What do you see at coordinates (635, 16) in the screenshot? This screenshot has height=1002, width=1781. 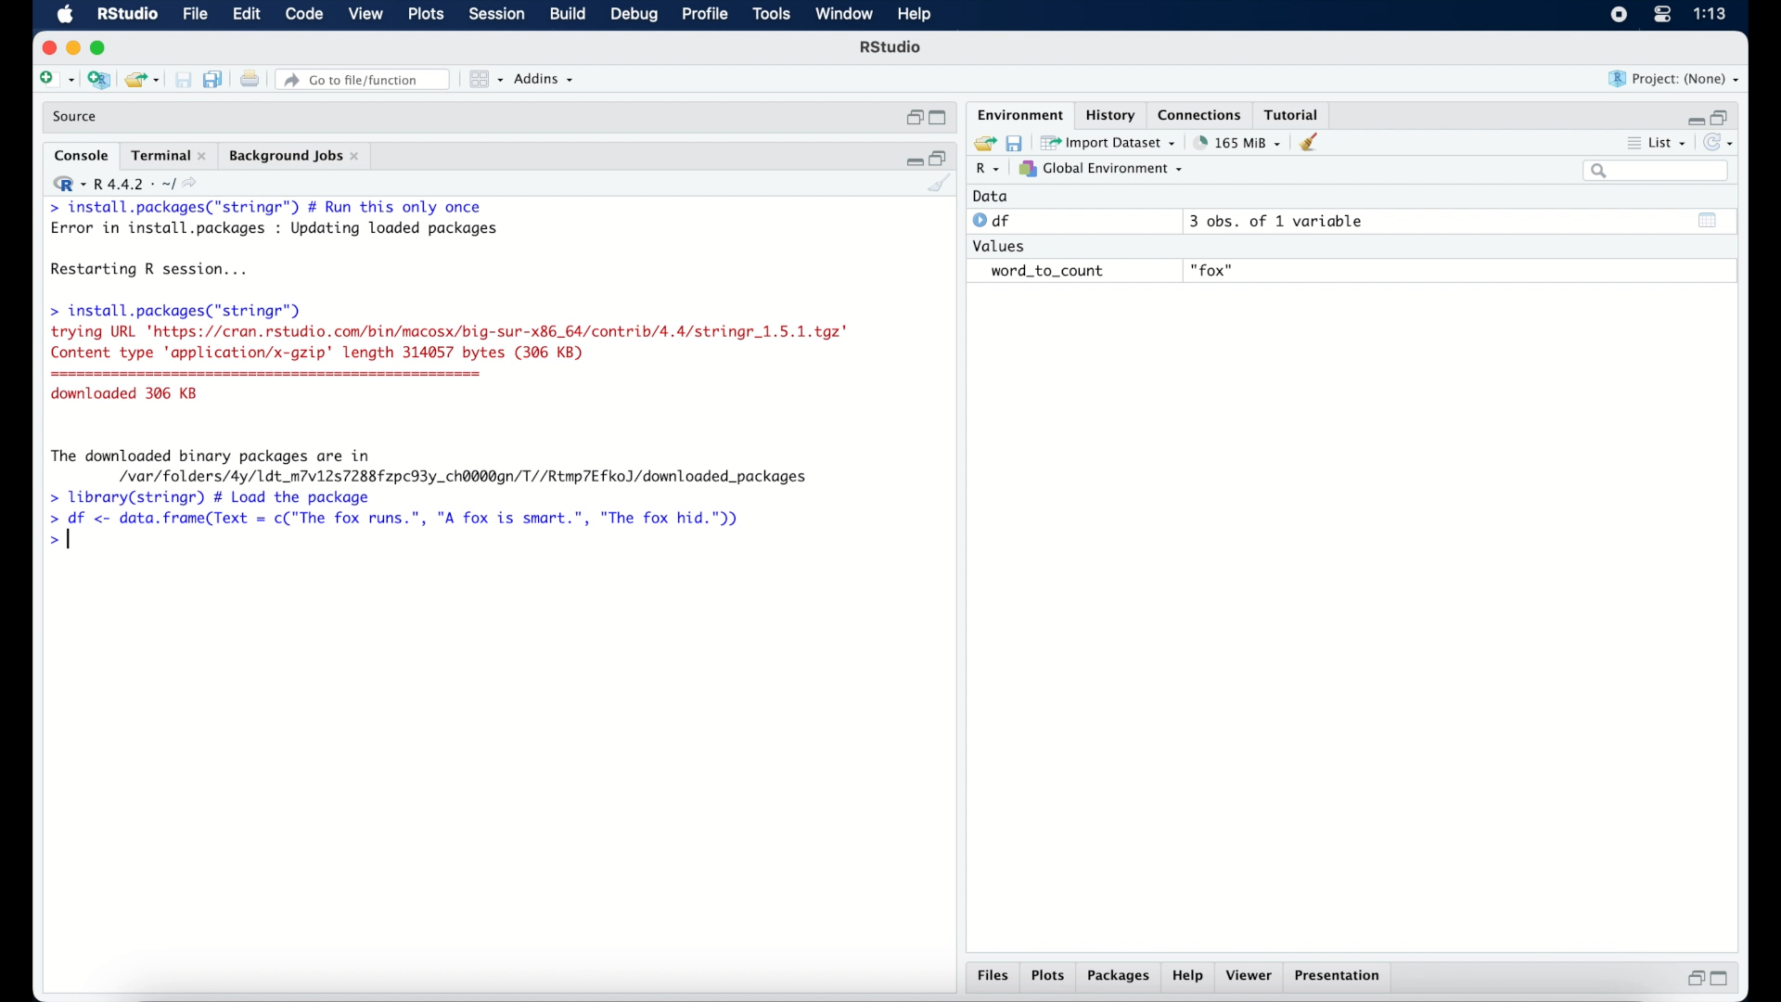 I see `debug` at bounding box center [635, 16].